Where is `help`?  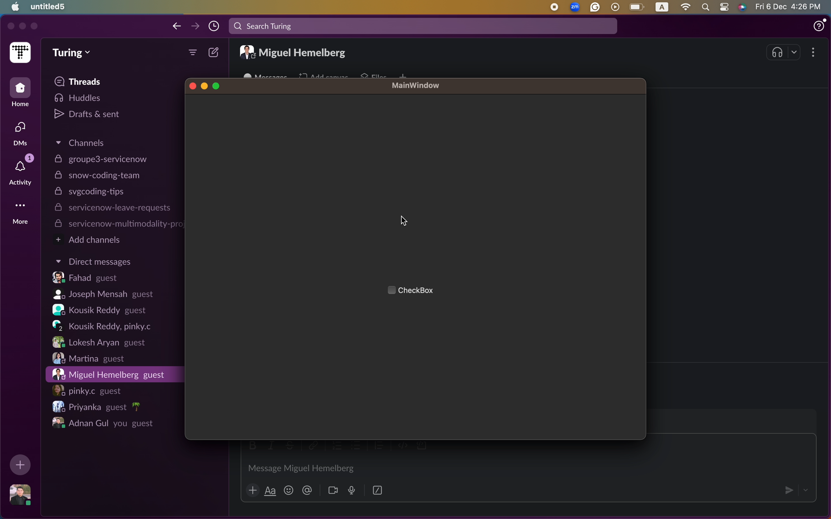 help is located at coordinates (819, 25).